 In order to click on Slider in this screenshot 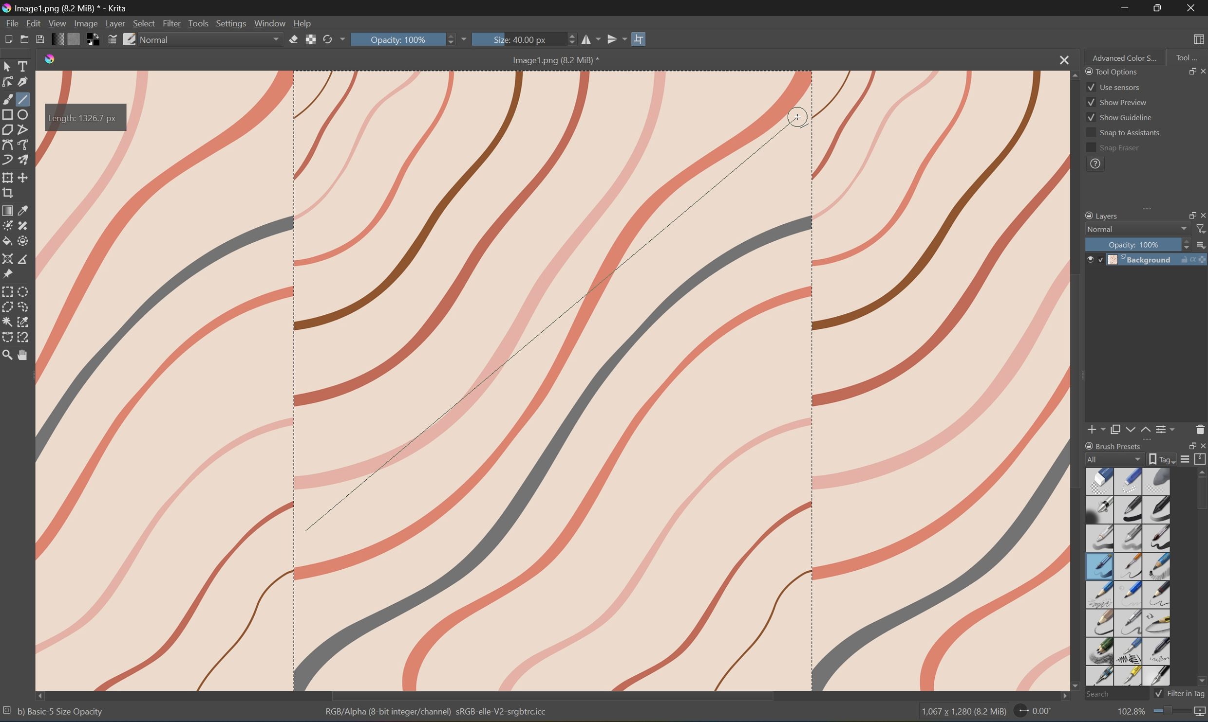, I will do `click(453, 39)`.